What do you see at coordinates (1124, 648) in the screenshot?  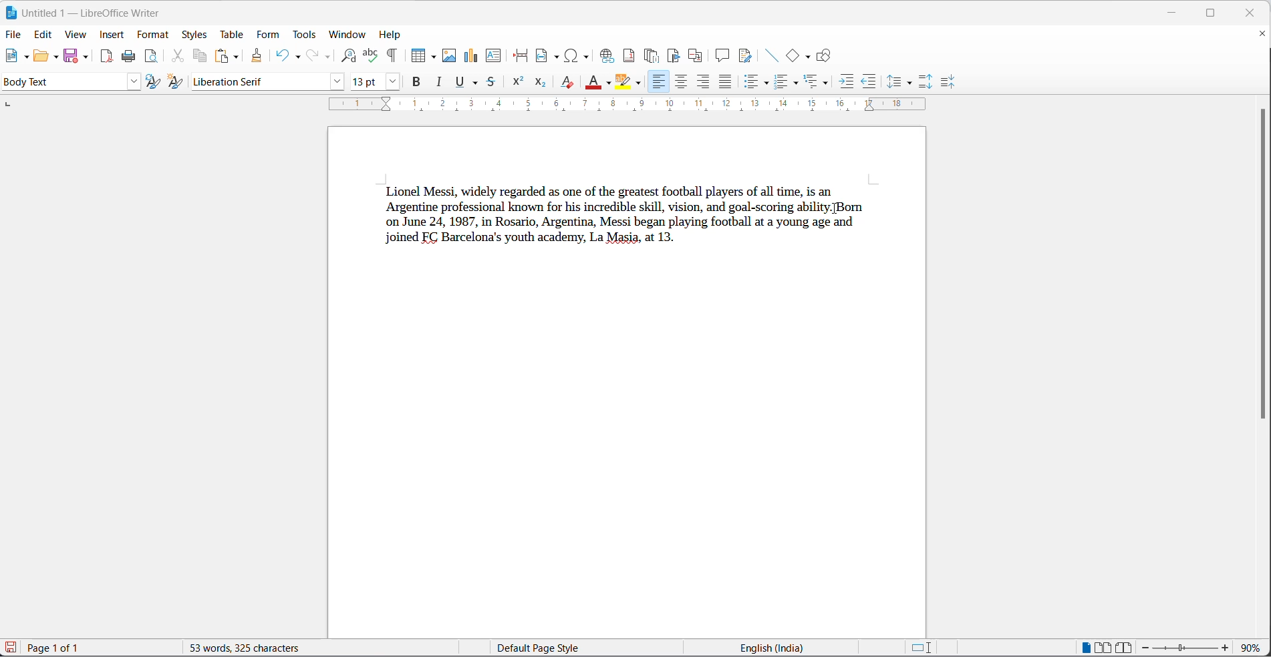 I see `book view` at bounding box center [1124, 648].